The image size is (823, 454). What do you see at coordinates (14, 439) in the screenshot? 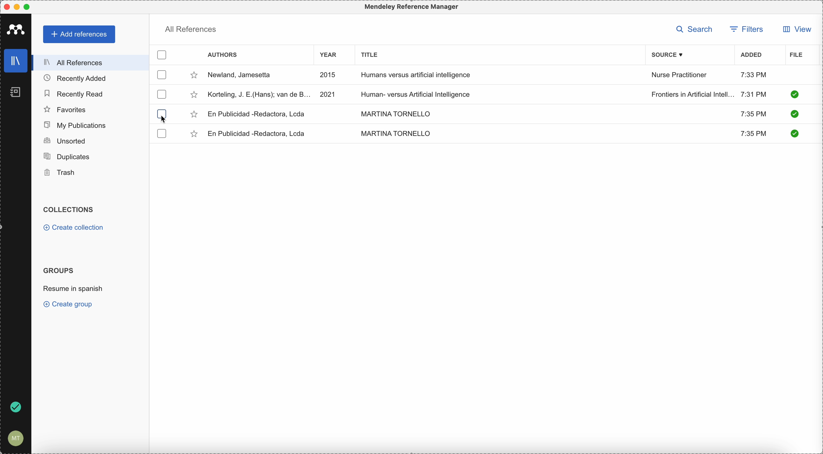
I see `account settings` at bounding box center [14, 439].